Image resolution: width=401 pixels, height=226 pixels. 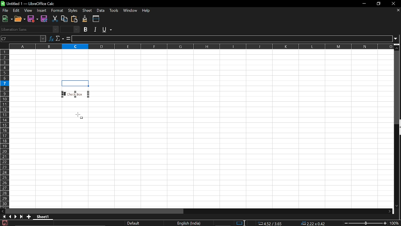 What do you see at coordinates (85, 19) in the screenshot?
I see `Clone formating` at bounding box center [85, 19].